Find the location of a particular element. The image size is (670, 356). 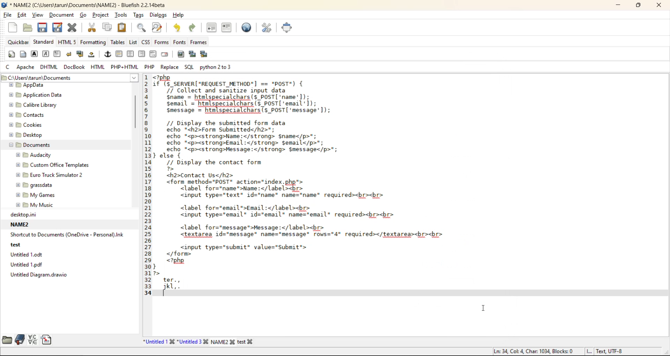

dialogs is located at coordinates (158, 15).